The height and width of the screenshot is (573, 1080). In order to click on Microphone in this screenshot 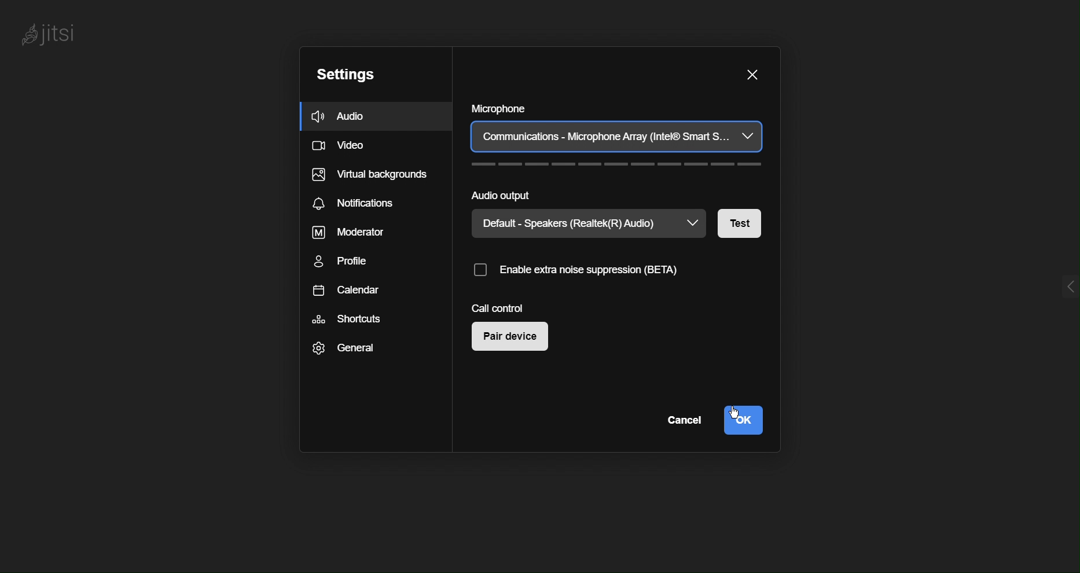, I will do `click(617, 106)`.